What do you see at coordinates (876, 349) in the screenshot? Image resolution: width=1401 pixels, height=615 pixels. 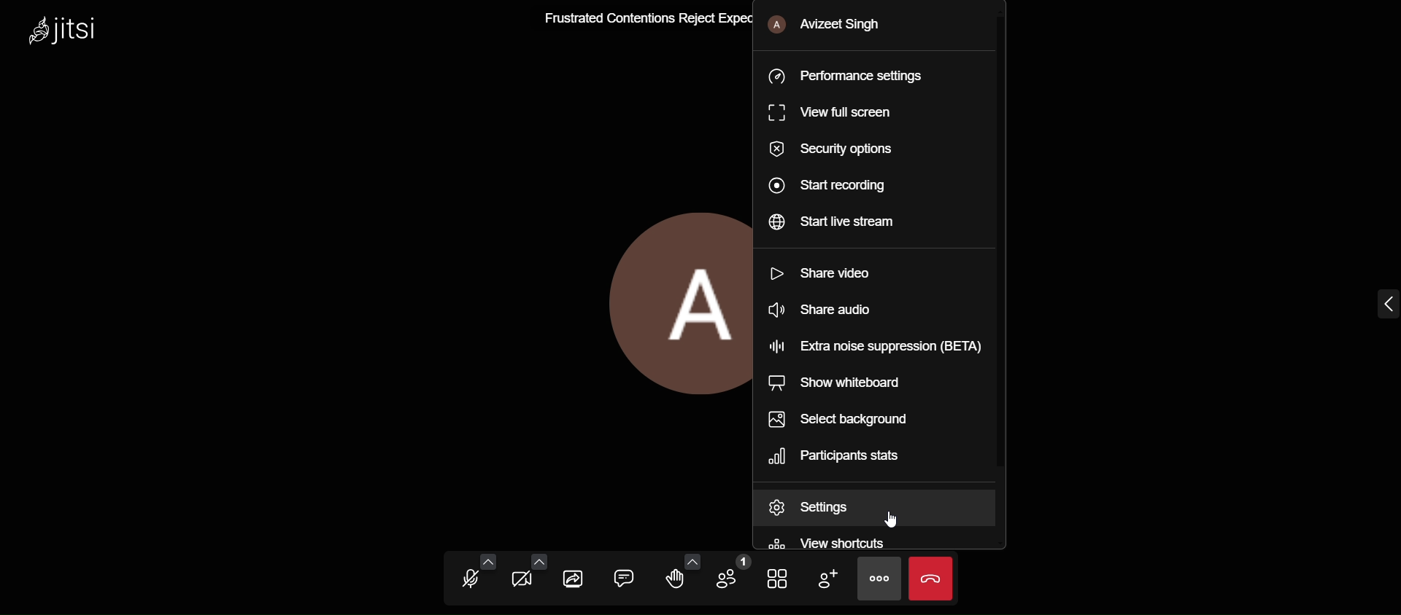 I see `extra noise suppression` at bounding box center [876, 349].